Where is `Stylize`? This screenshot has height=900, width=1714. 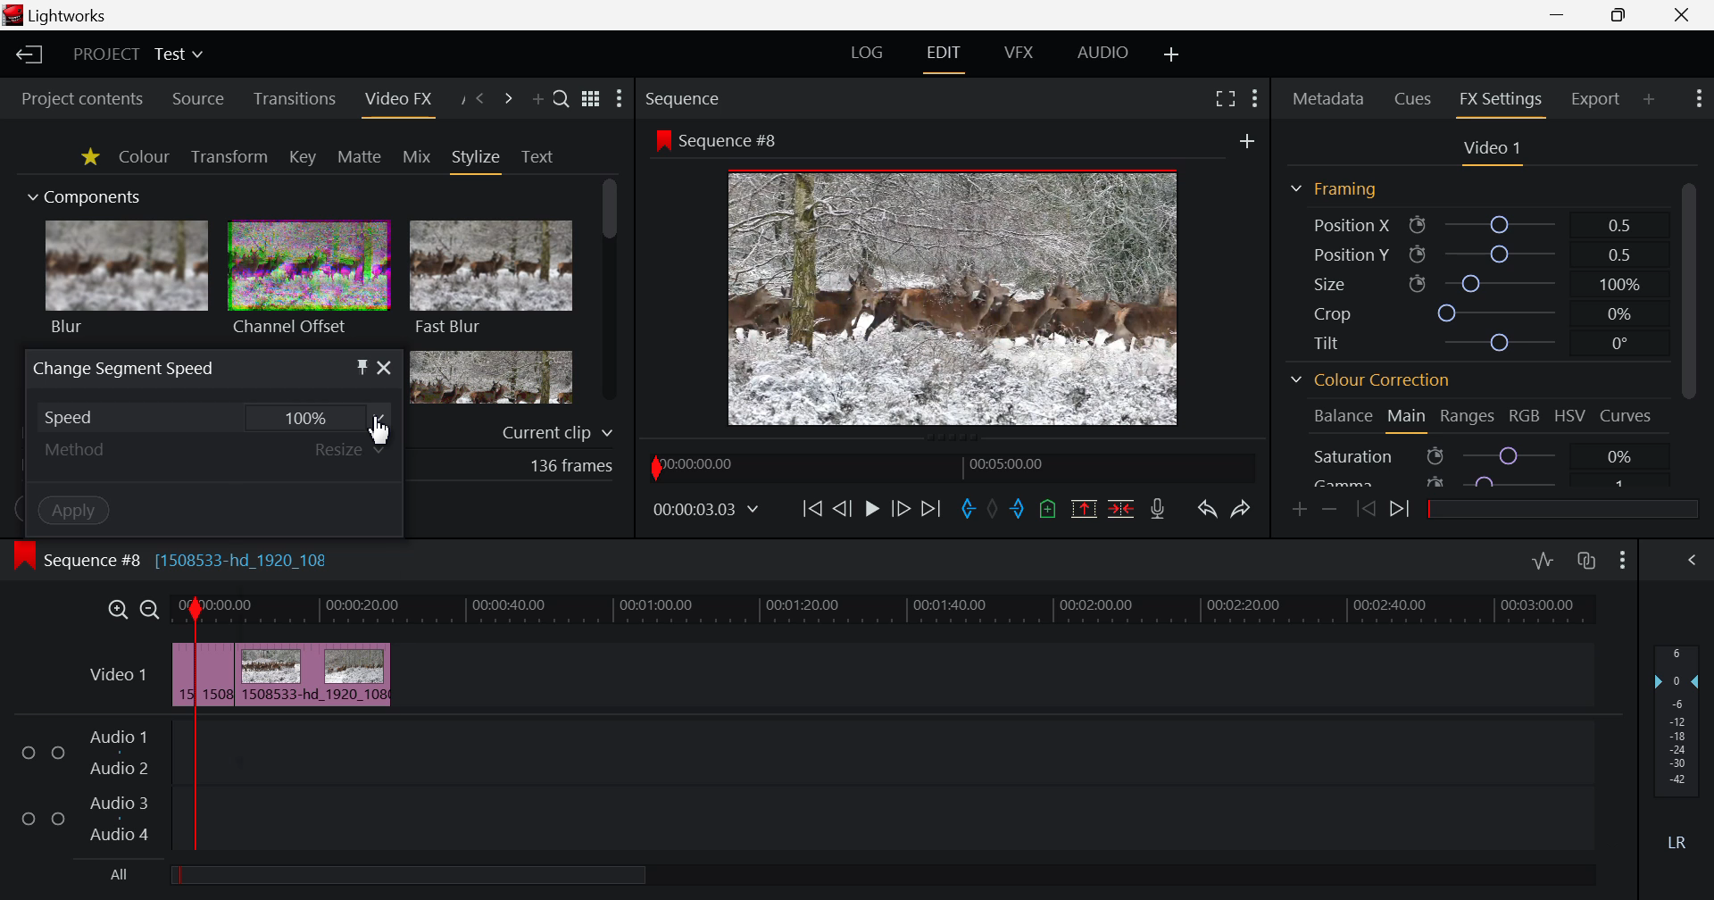
Stylize is located at coordinates (478, 160).